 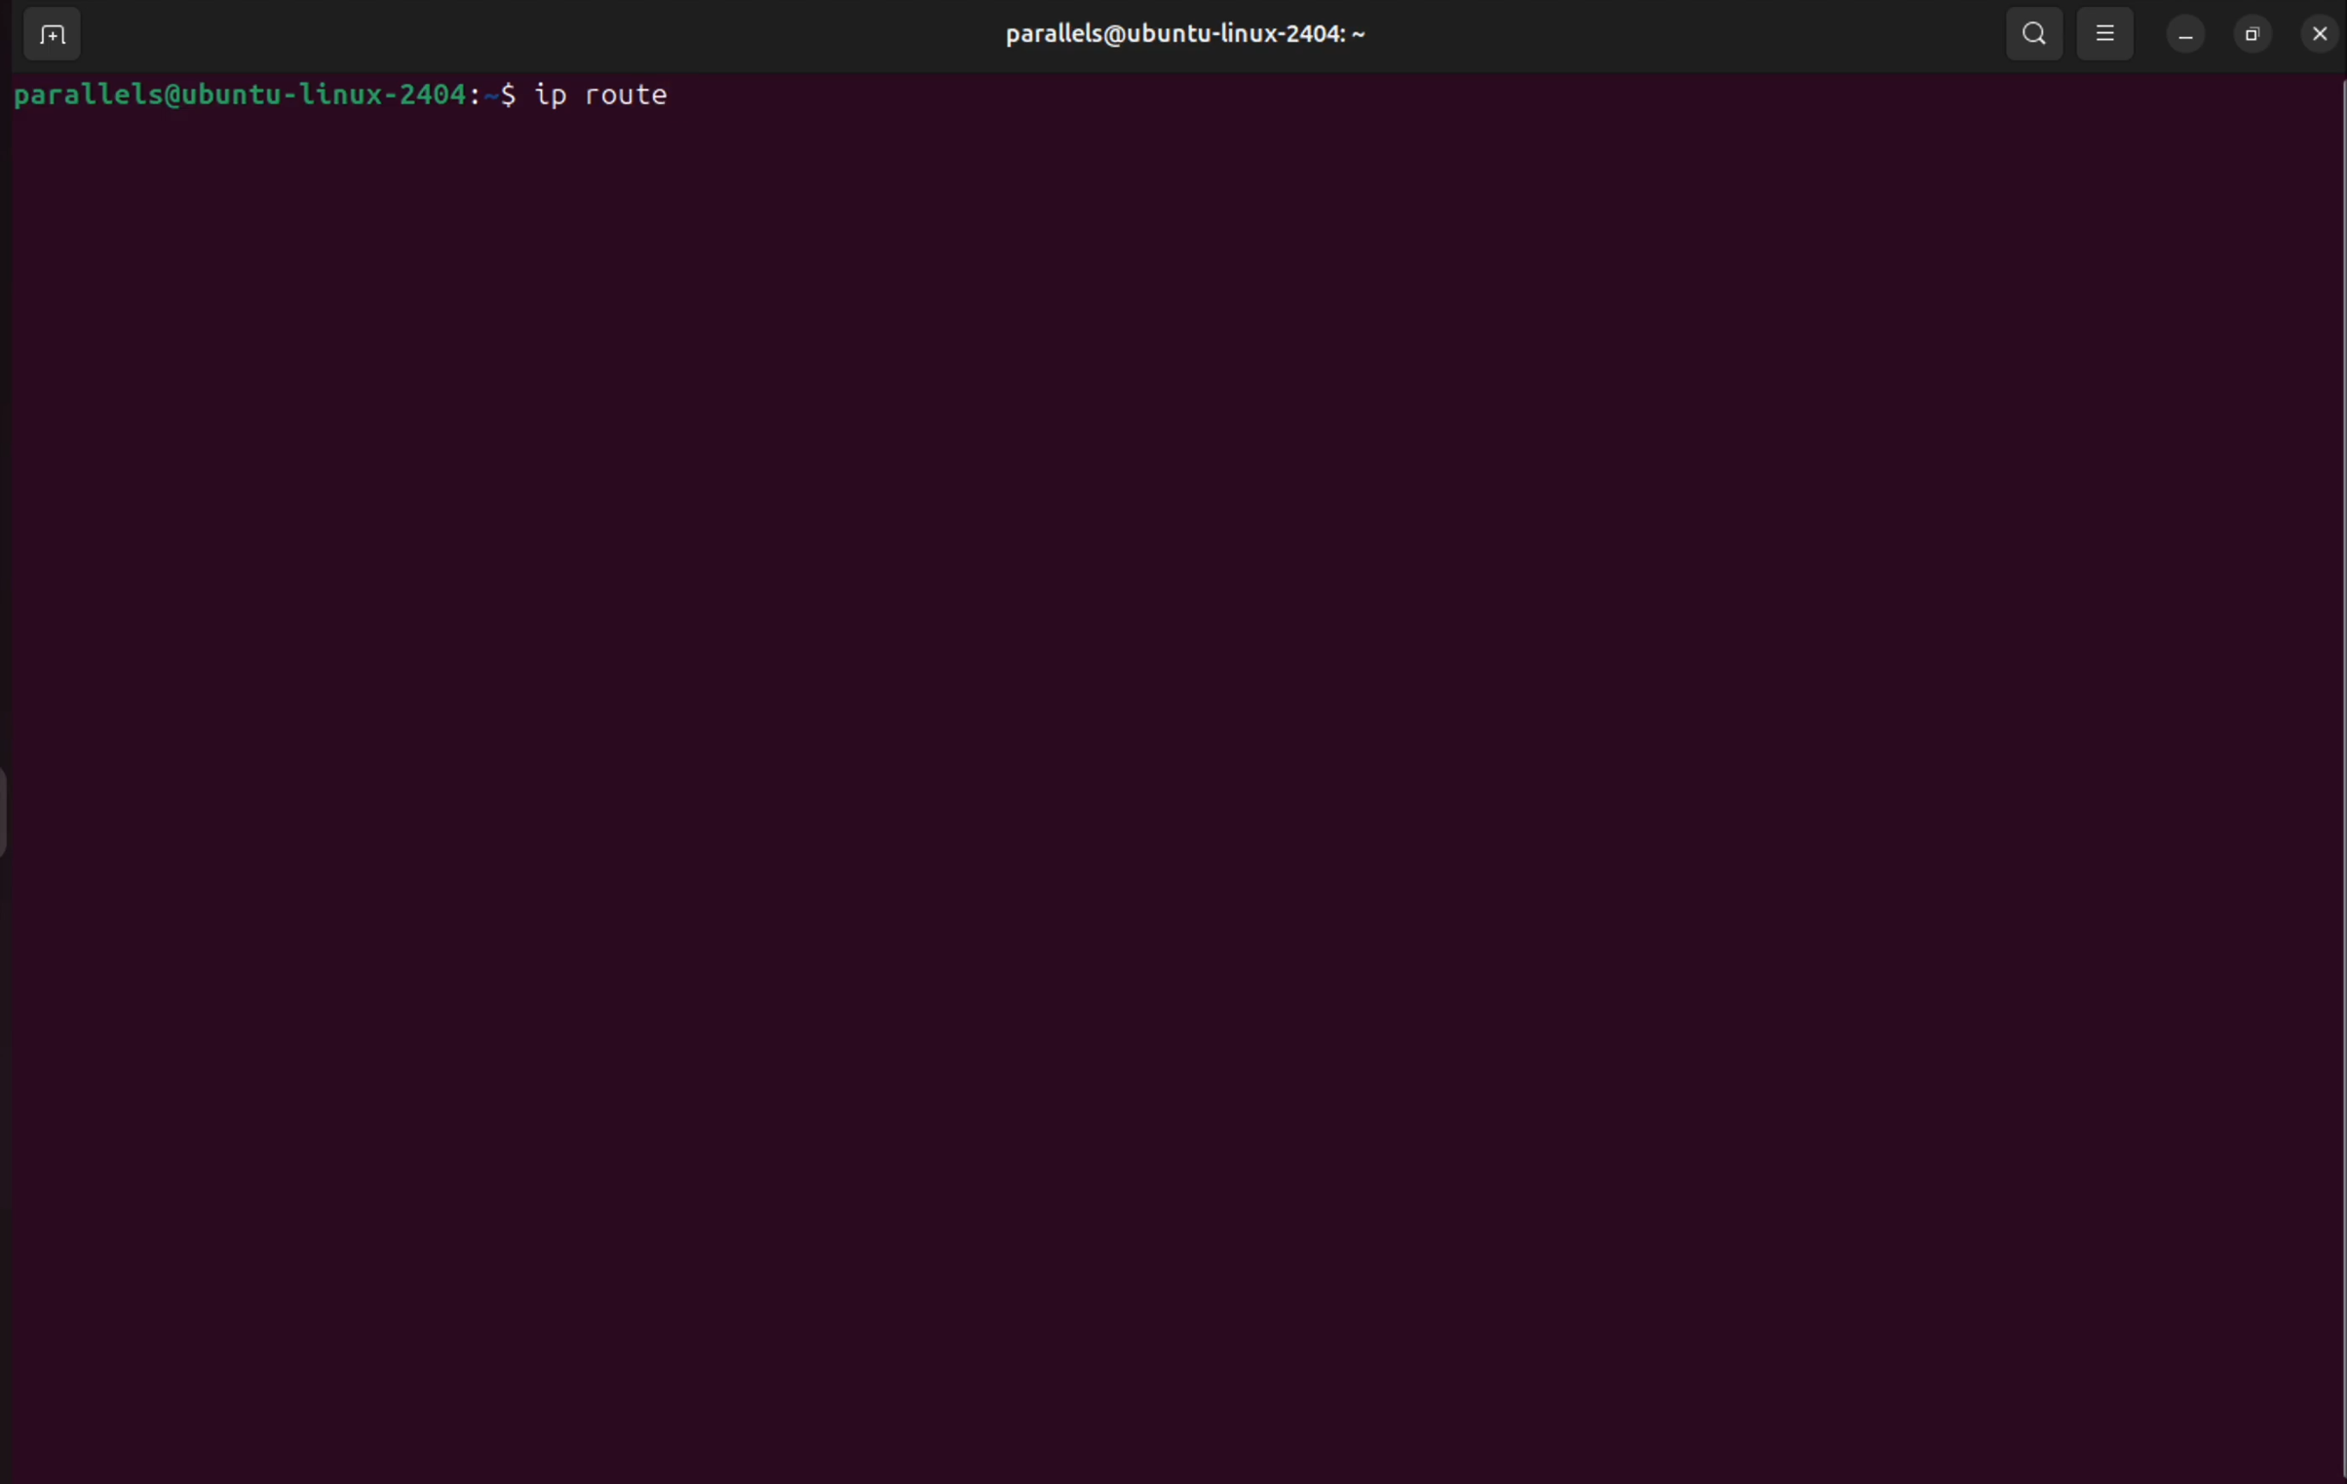 I want to click on ip route, so click(x=617, y=96).